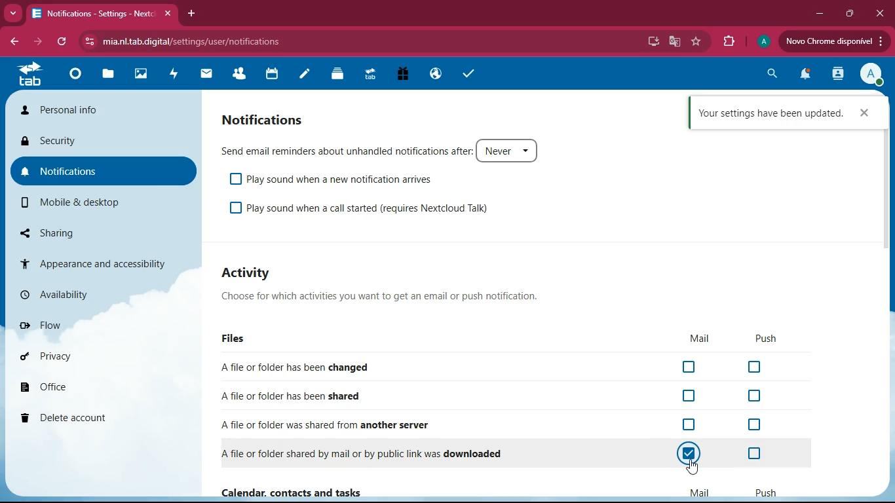 Image resolution: width=895 pixels, height=503 pixels. What do you see at coordinates (389, 150) in the screenshot?
I see `send email` at bounding box center [389, 150].